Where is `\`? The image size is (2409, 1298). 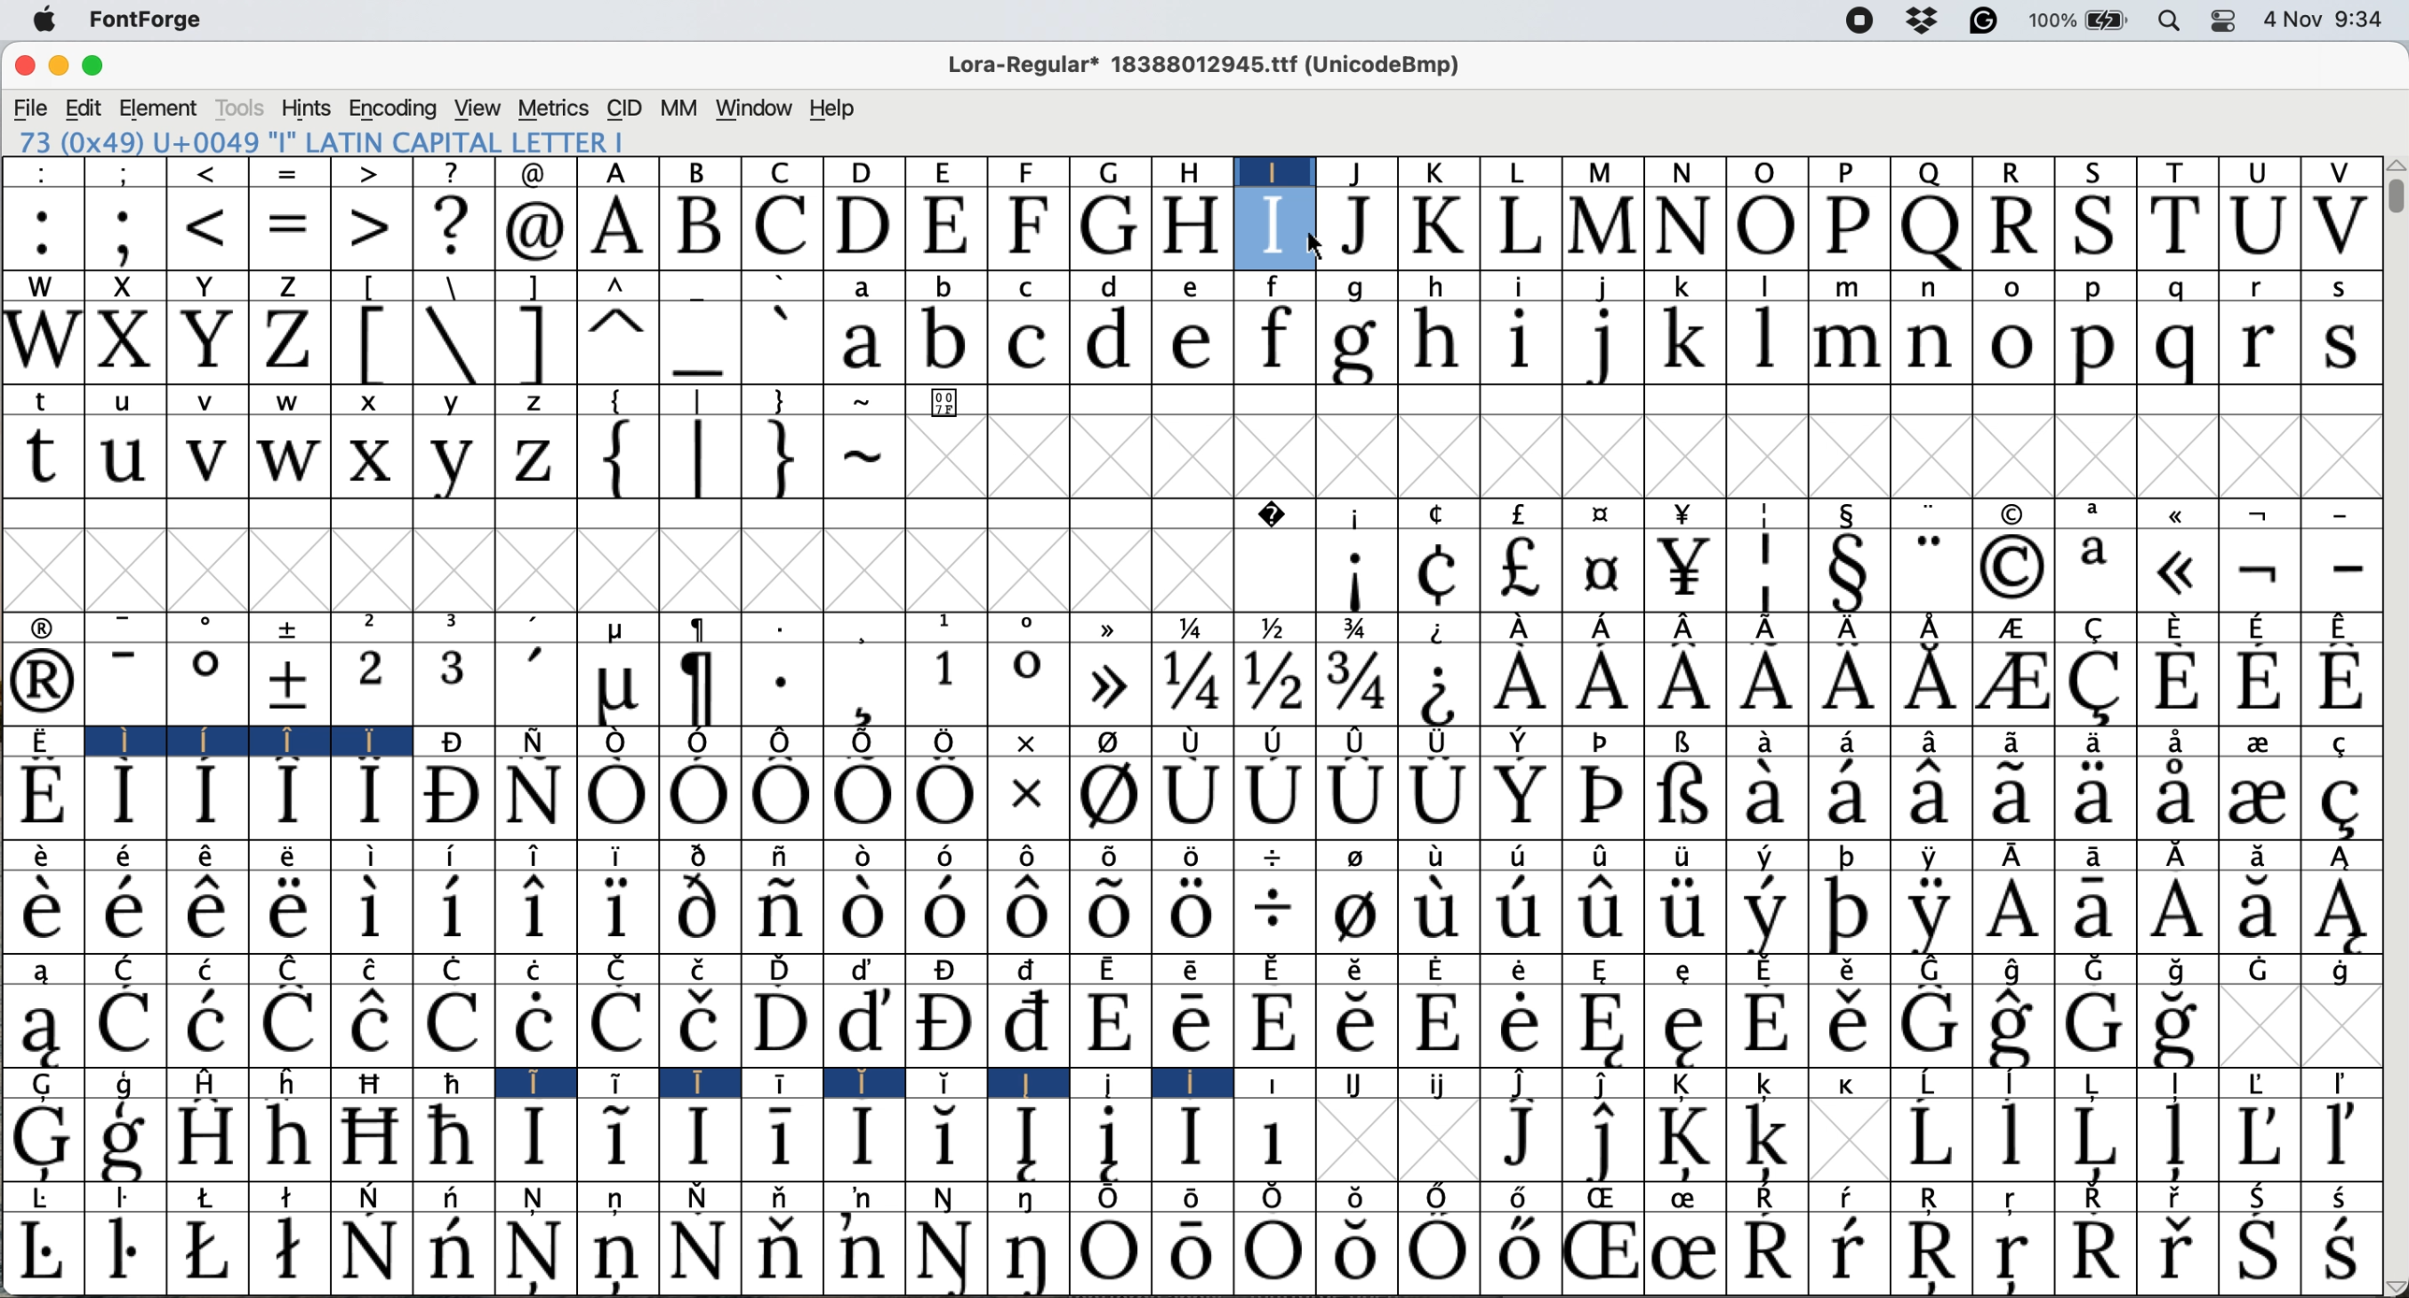
\ is located at coordinates (454, 344).